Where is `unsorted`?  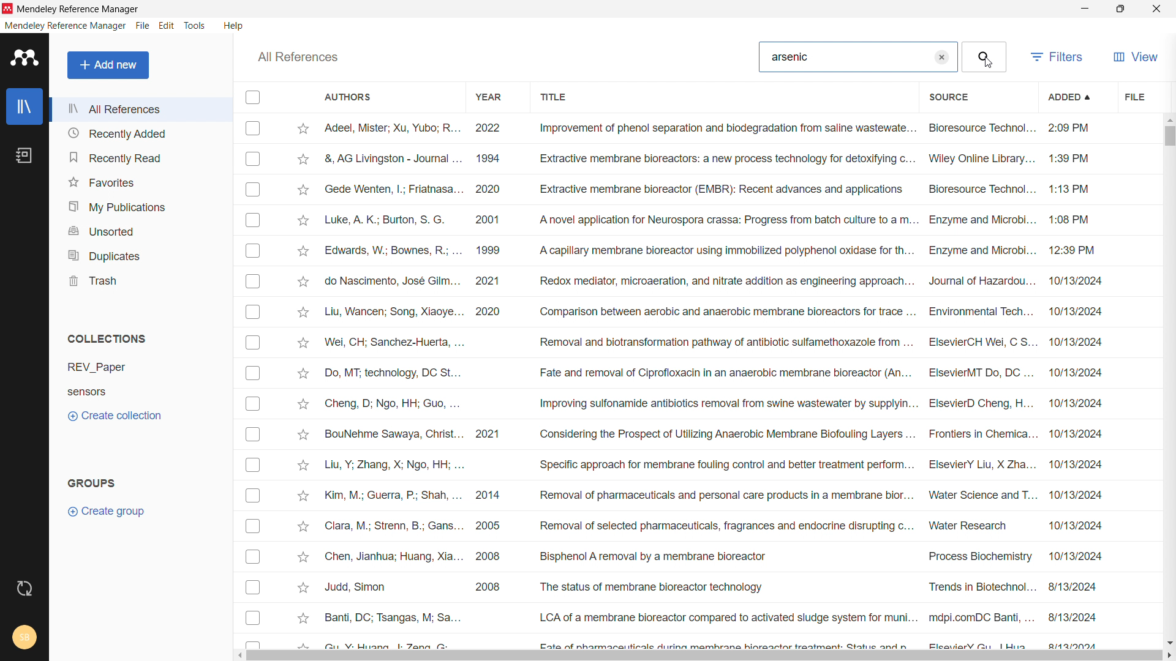
unsorted is located at coordinates (141, 230).